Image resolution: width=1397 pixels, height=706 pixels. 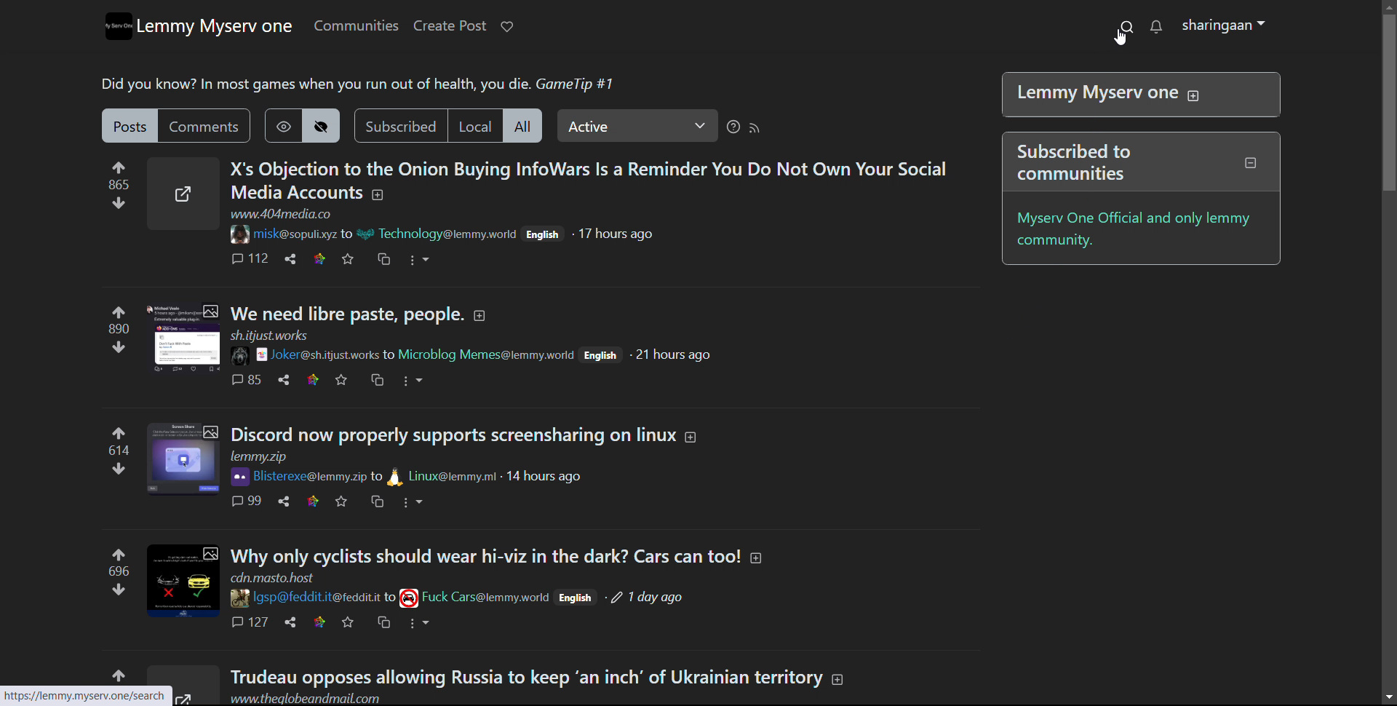 I want to click on 14 hours ago, so click(x=541, y=477).